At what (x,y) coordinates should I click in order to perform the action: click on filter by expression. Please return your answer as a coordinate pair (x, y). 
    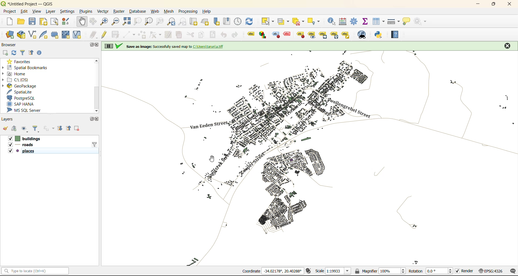
    Looking at the image, I should click on (49, 128).